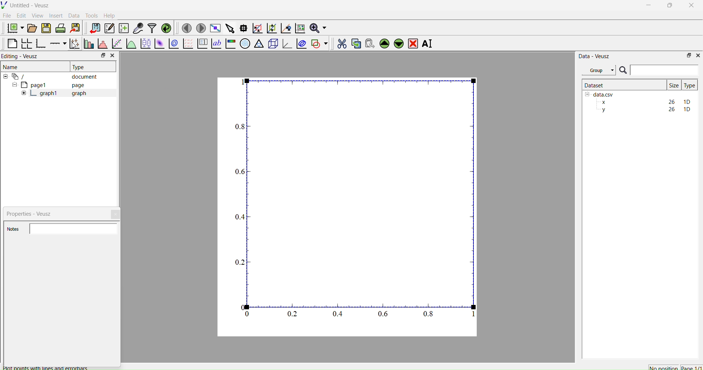  What do you see at coordinates (354, 43) in the screenshot?
I see `Copy` at bounding box center [354, 43].